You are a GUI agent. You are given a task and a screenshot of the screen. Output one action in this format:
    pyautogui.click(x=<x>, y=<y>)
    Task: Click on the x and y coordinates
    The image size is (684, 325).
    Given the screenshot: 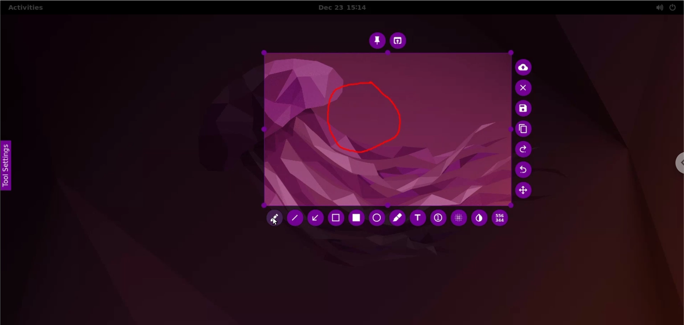 What is the action you would take?
    pyautogui.click(x=501, y=219)
    